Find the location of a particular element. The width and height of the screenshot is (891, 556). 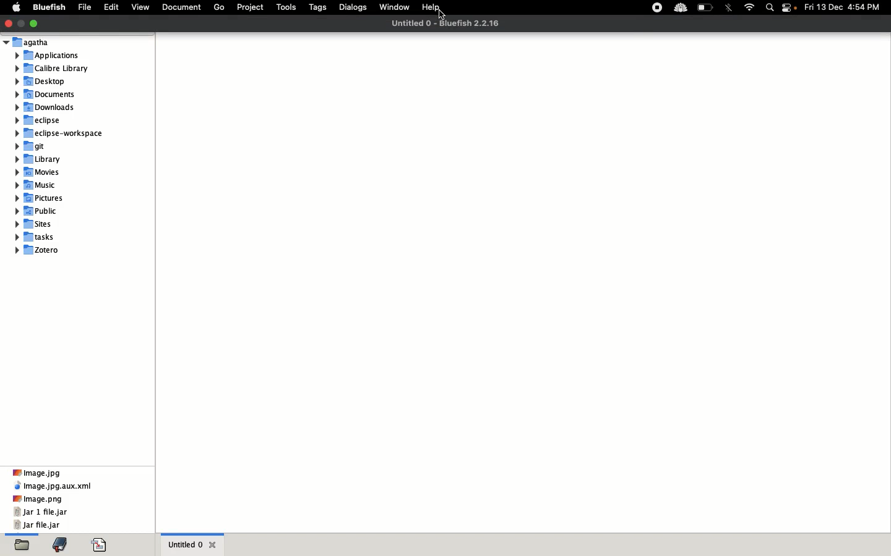

library is located at coordinates (41, 158).